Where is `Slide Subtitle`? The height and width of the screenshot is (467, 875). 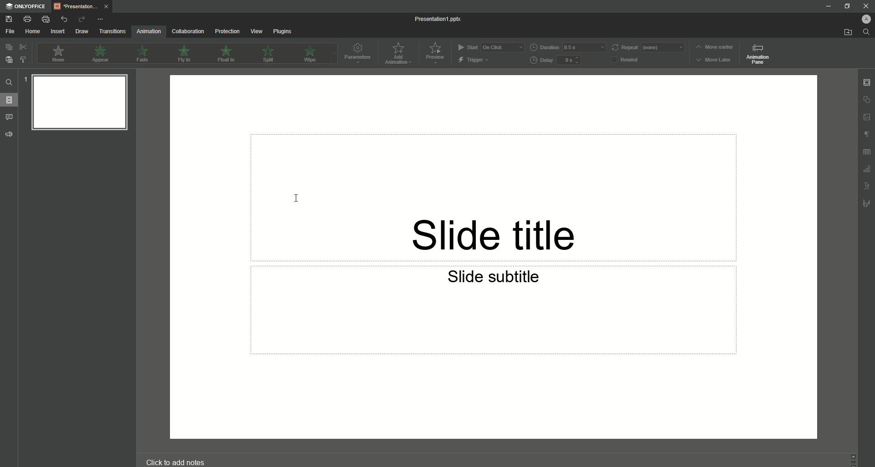 Slide Subtitle is located at coordinates (497, 279).